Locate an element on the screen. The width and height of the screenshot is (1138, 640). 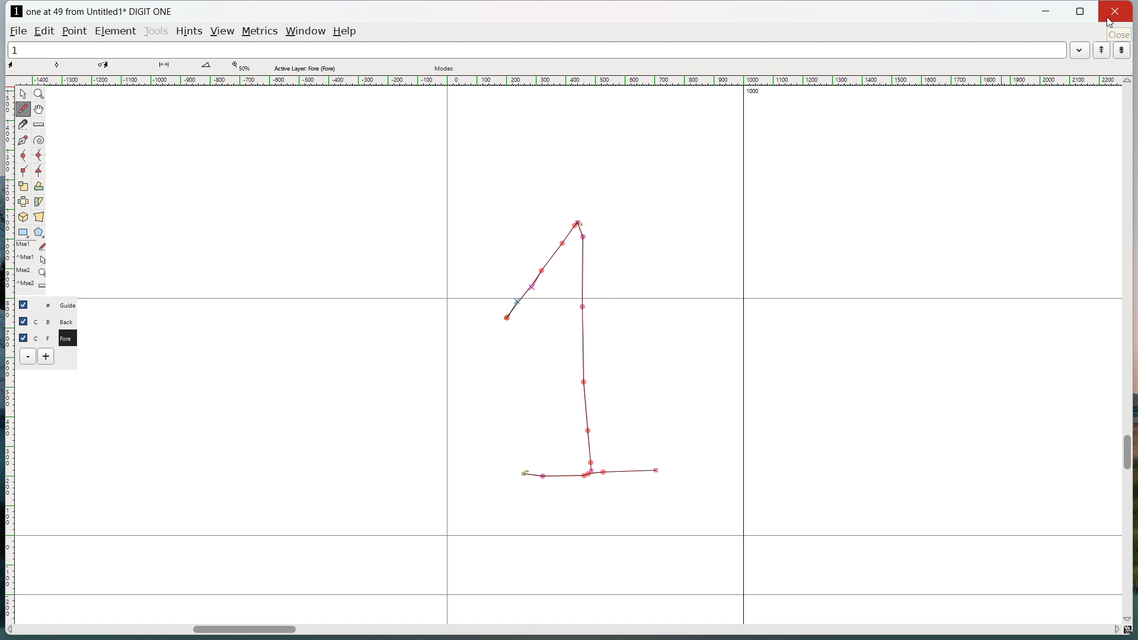
1000 is located at coordinates (758, 92).